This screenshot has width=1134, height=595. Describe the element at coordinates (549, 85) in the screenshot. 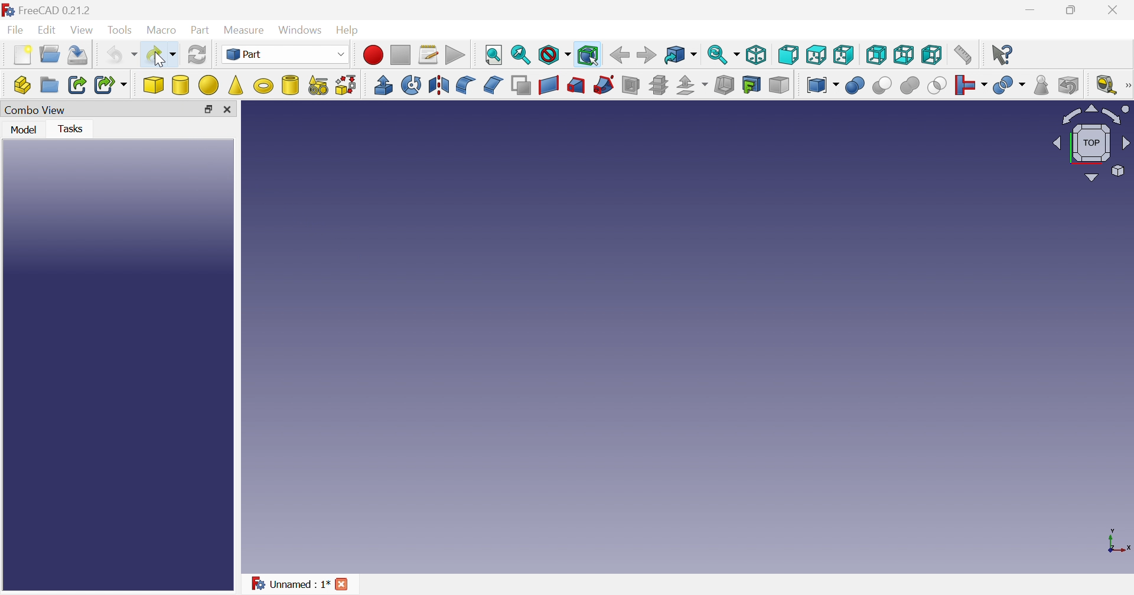

I see `Create ruled surface...` at that location.